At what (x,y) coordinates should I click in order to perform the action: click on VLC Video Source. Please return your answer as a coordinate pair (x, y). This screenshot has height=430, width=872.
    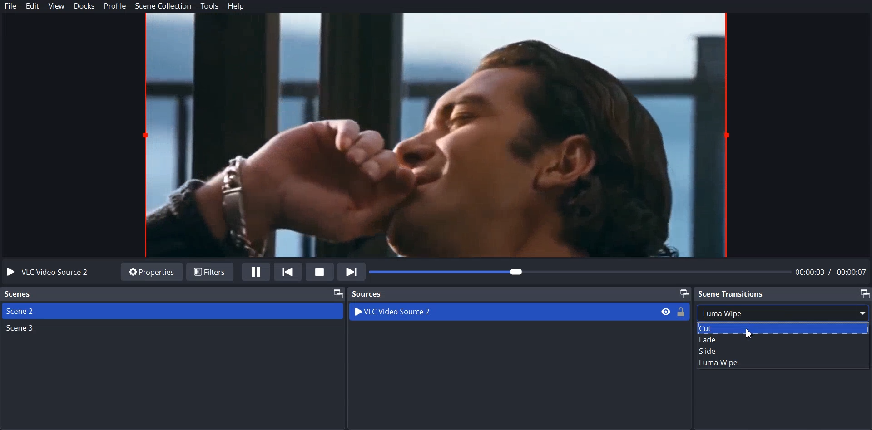
    Looking at the image, I should click on (485, 312).